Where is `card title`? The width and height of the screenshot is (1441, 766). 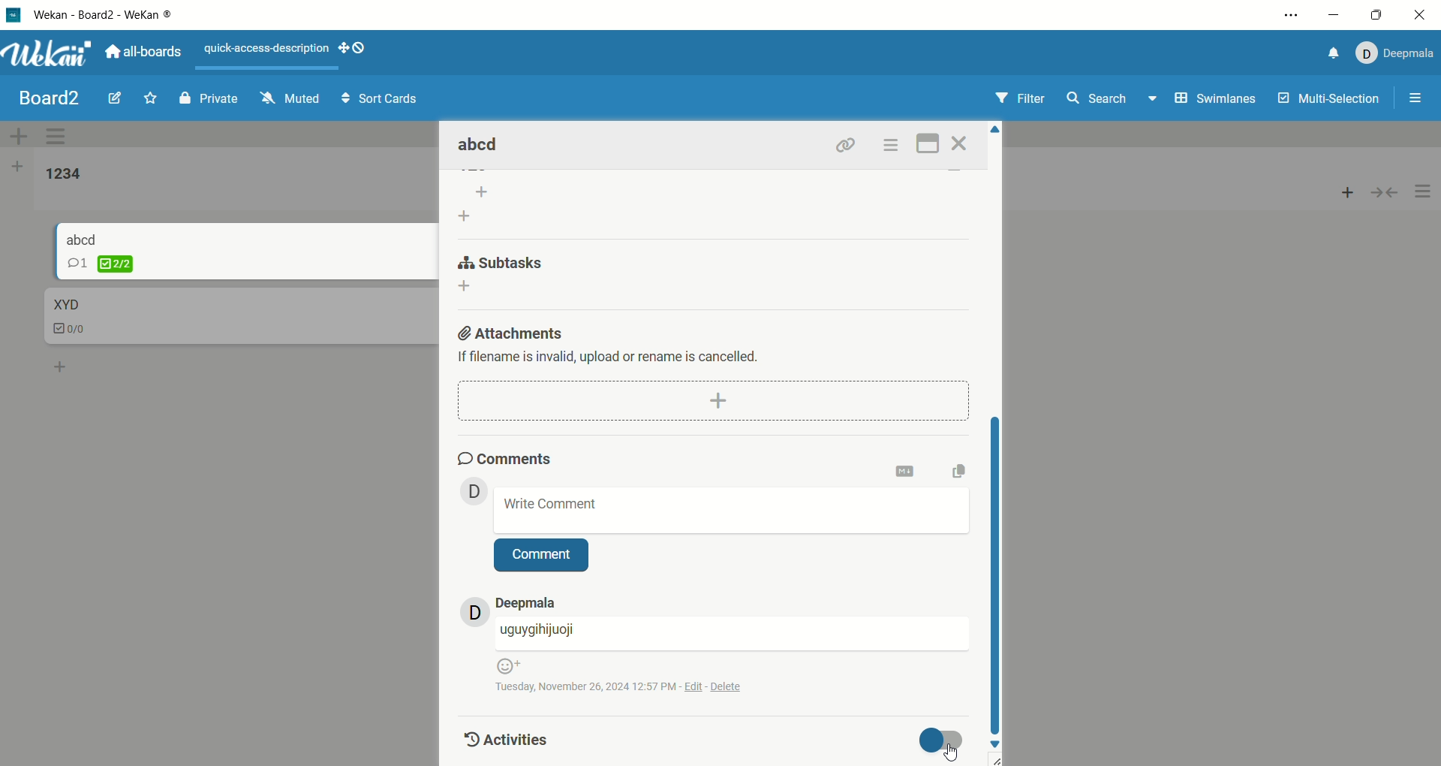
card title is located at coordinates (480, 146).